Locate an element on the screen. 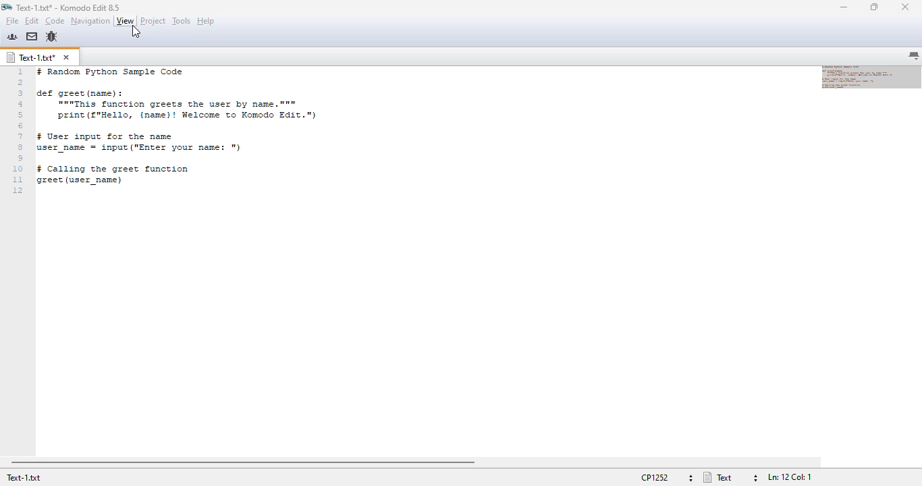  file encoding is located at coordinates (666, 478).